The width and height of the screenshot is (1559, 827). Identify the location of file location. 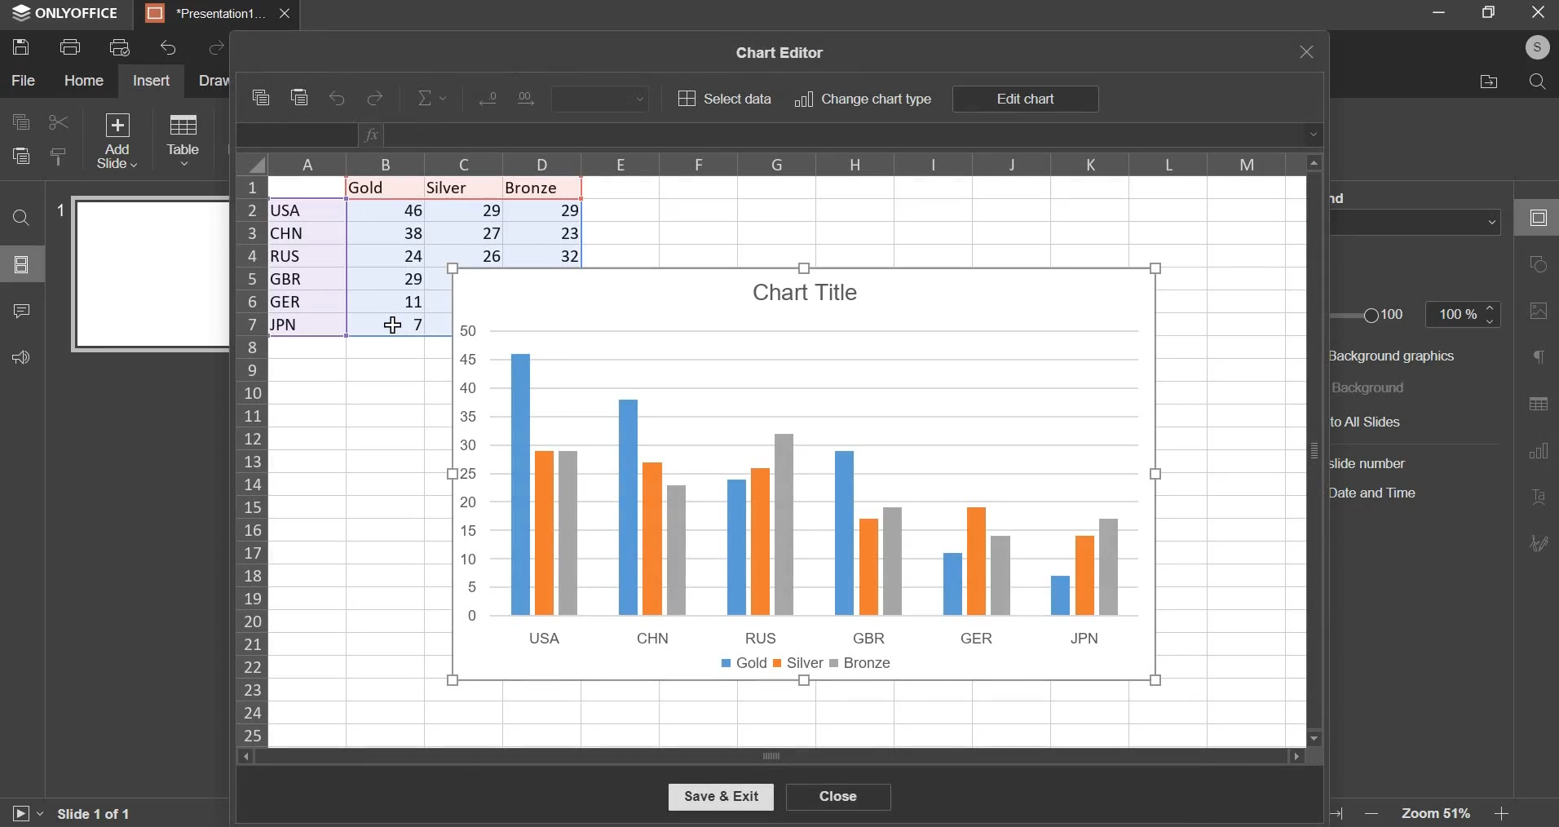
(1489, 81).